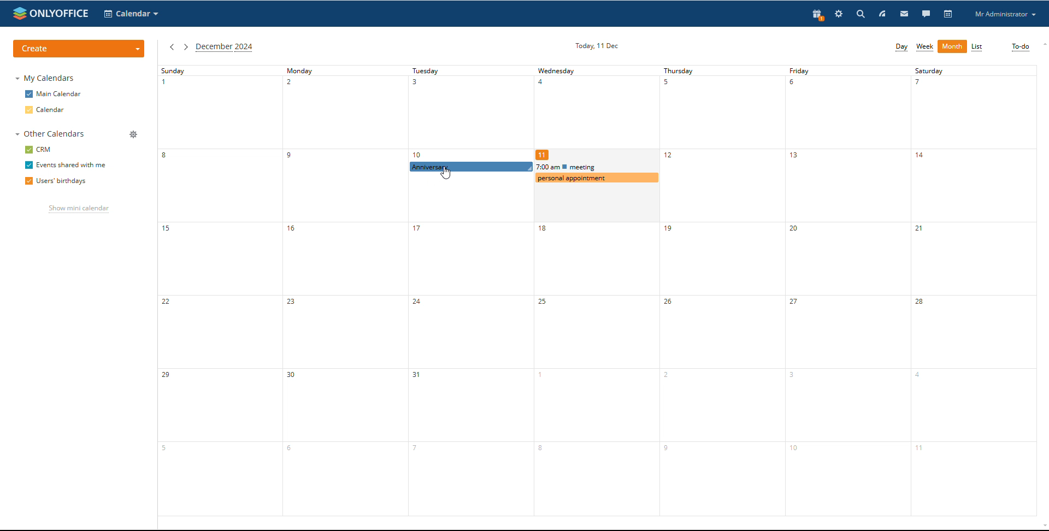 The height and width of the screenshot is (531, 1049). I want to click on cursor, so click(445, 173).